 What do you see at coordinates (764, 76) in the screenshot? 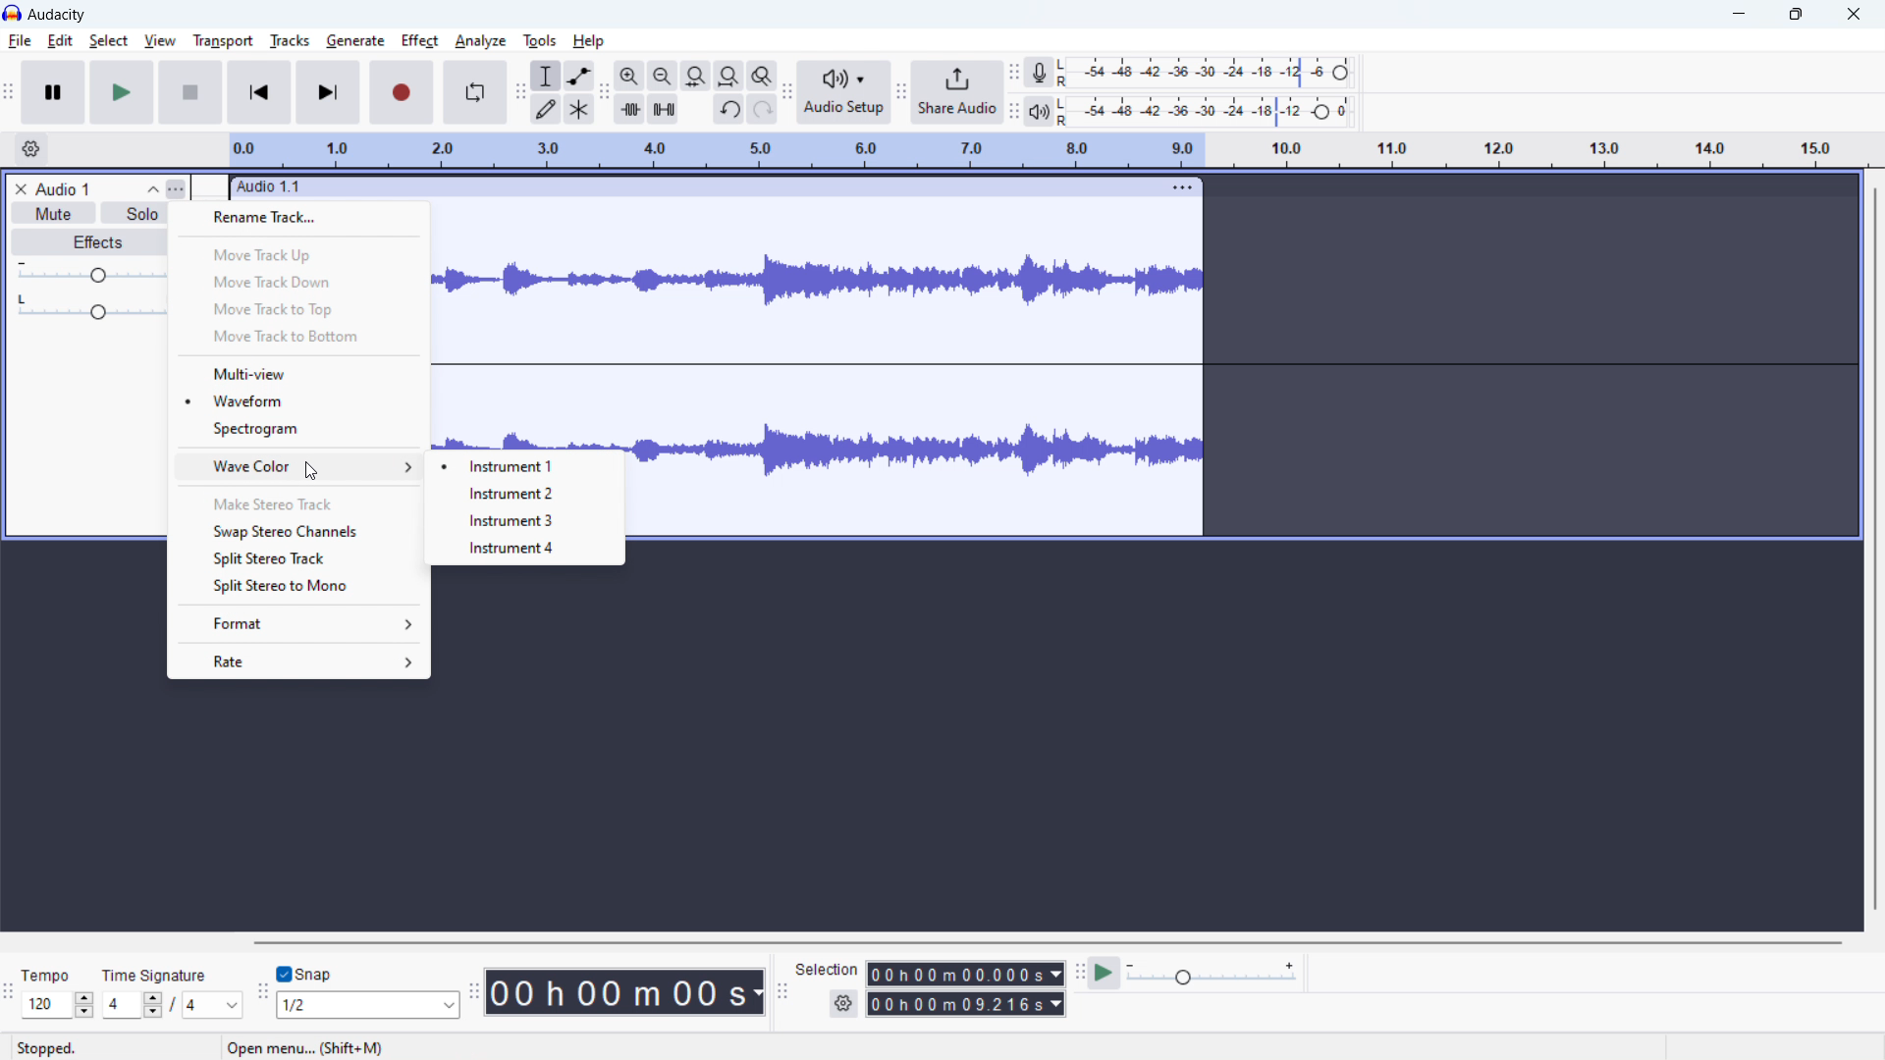
I see `toggle zoom` at bounding box center [764, 76].